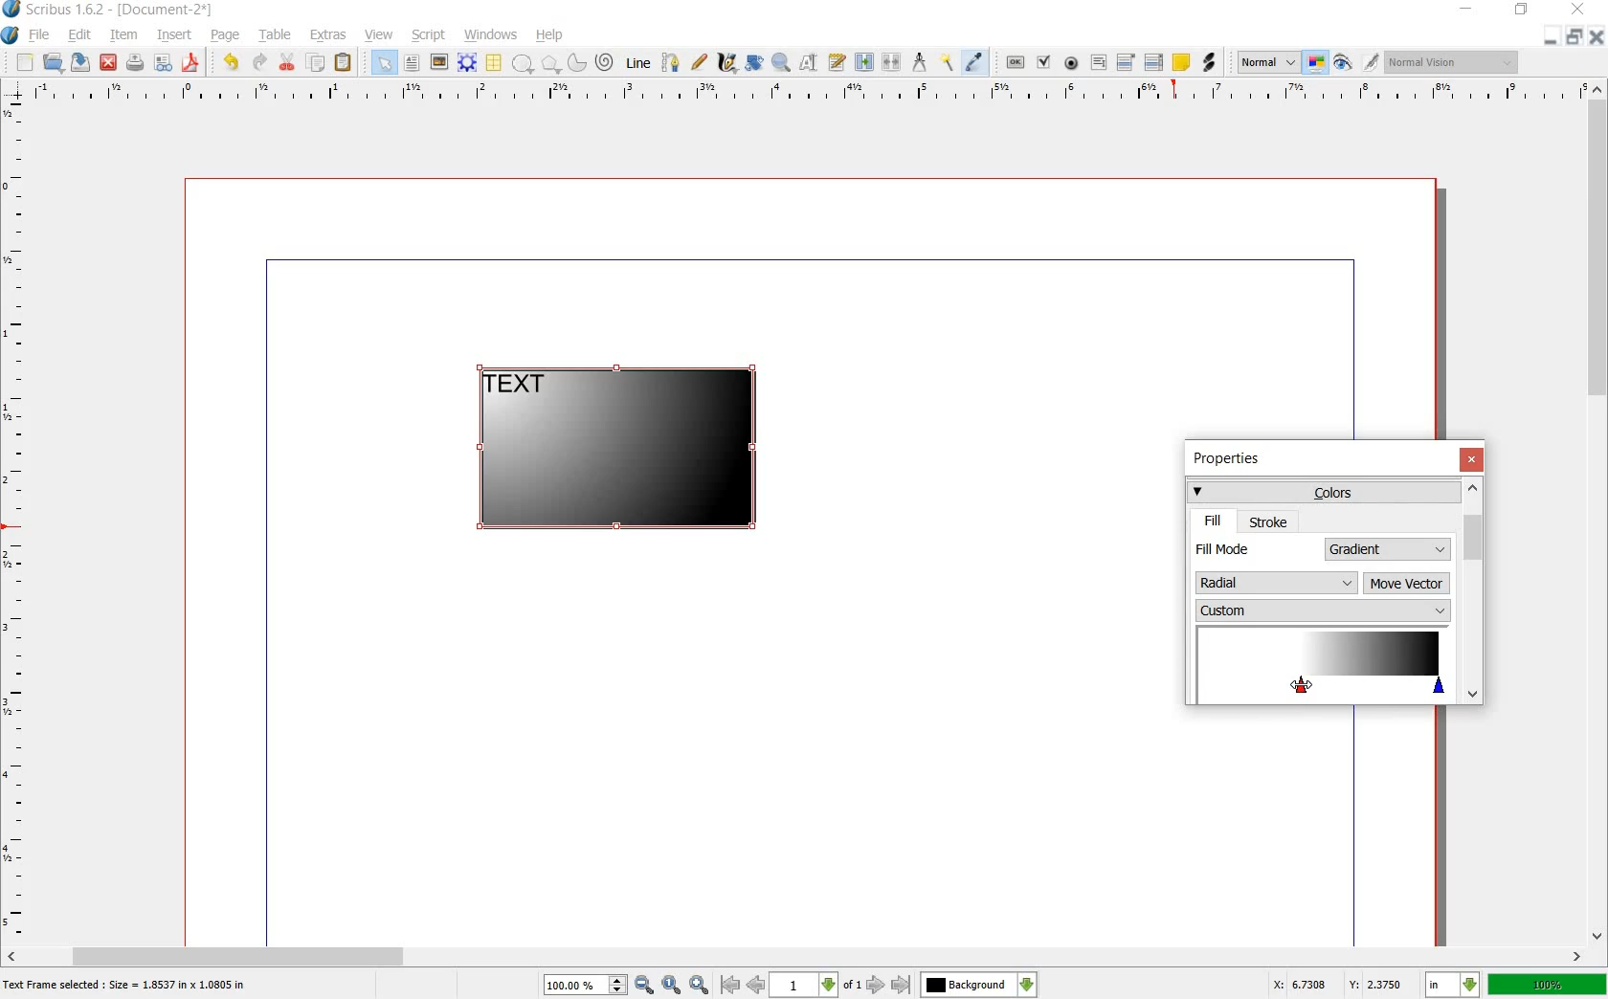 This screenshot has height=999, width=1608. I want to click on properties, so click(1233, 460).